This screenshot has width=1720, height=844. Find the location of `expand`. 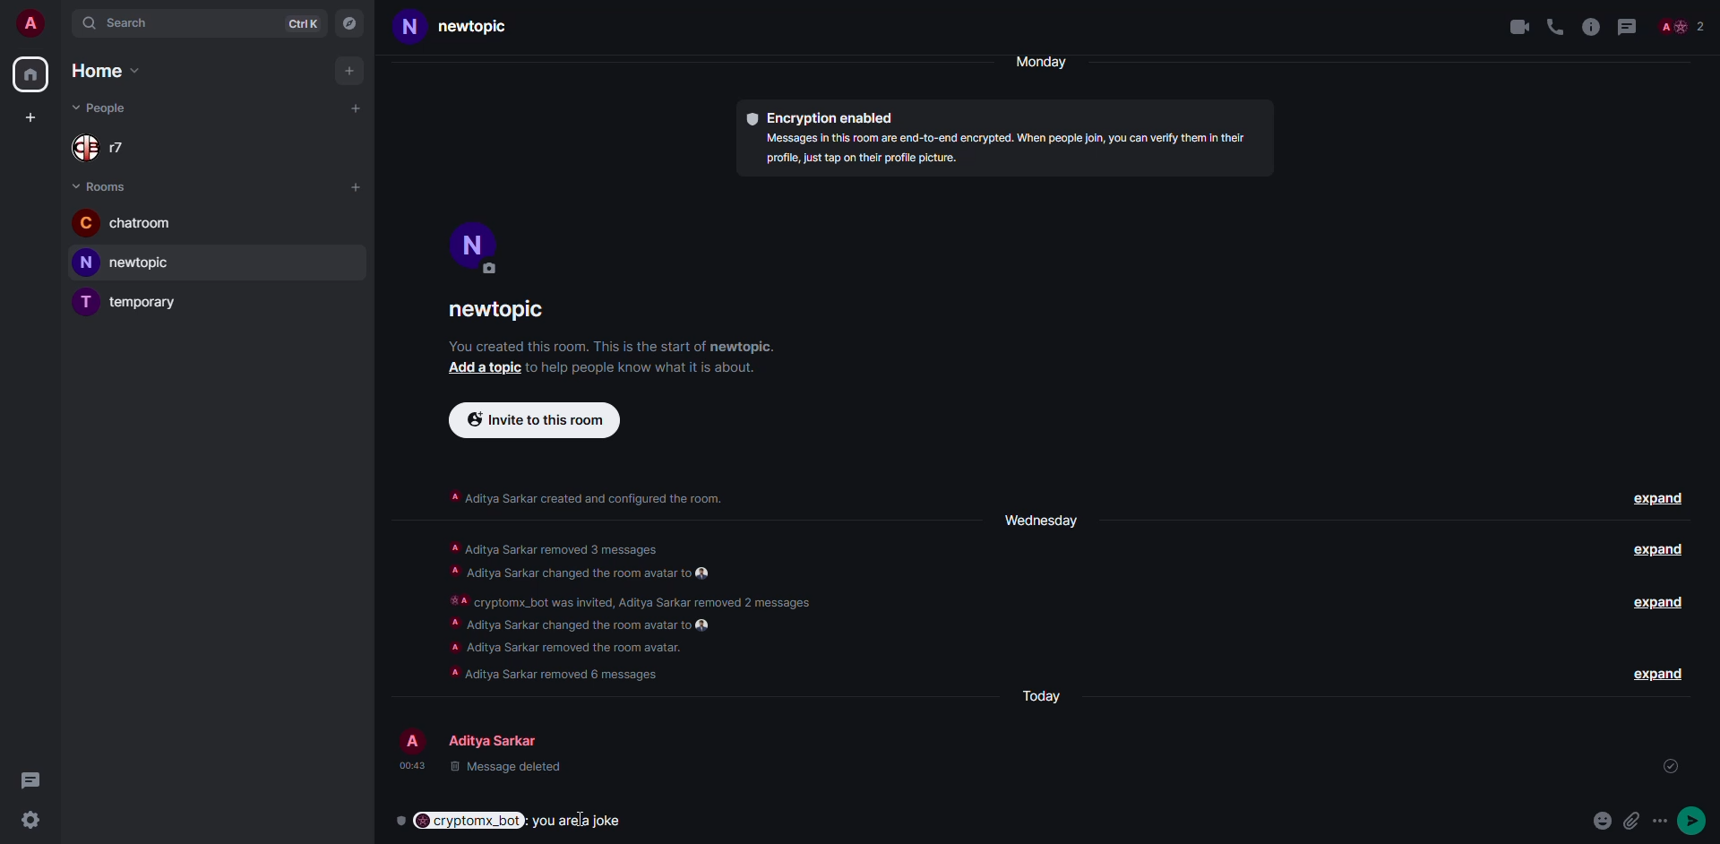

expand is located at coordinates (1659, 500).